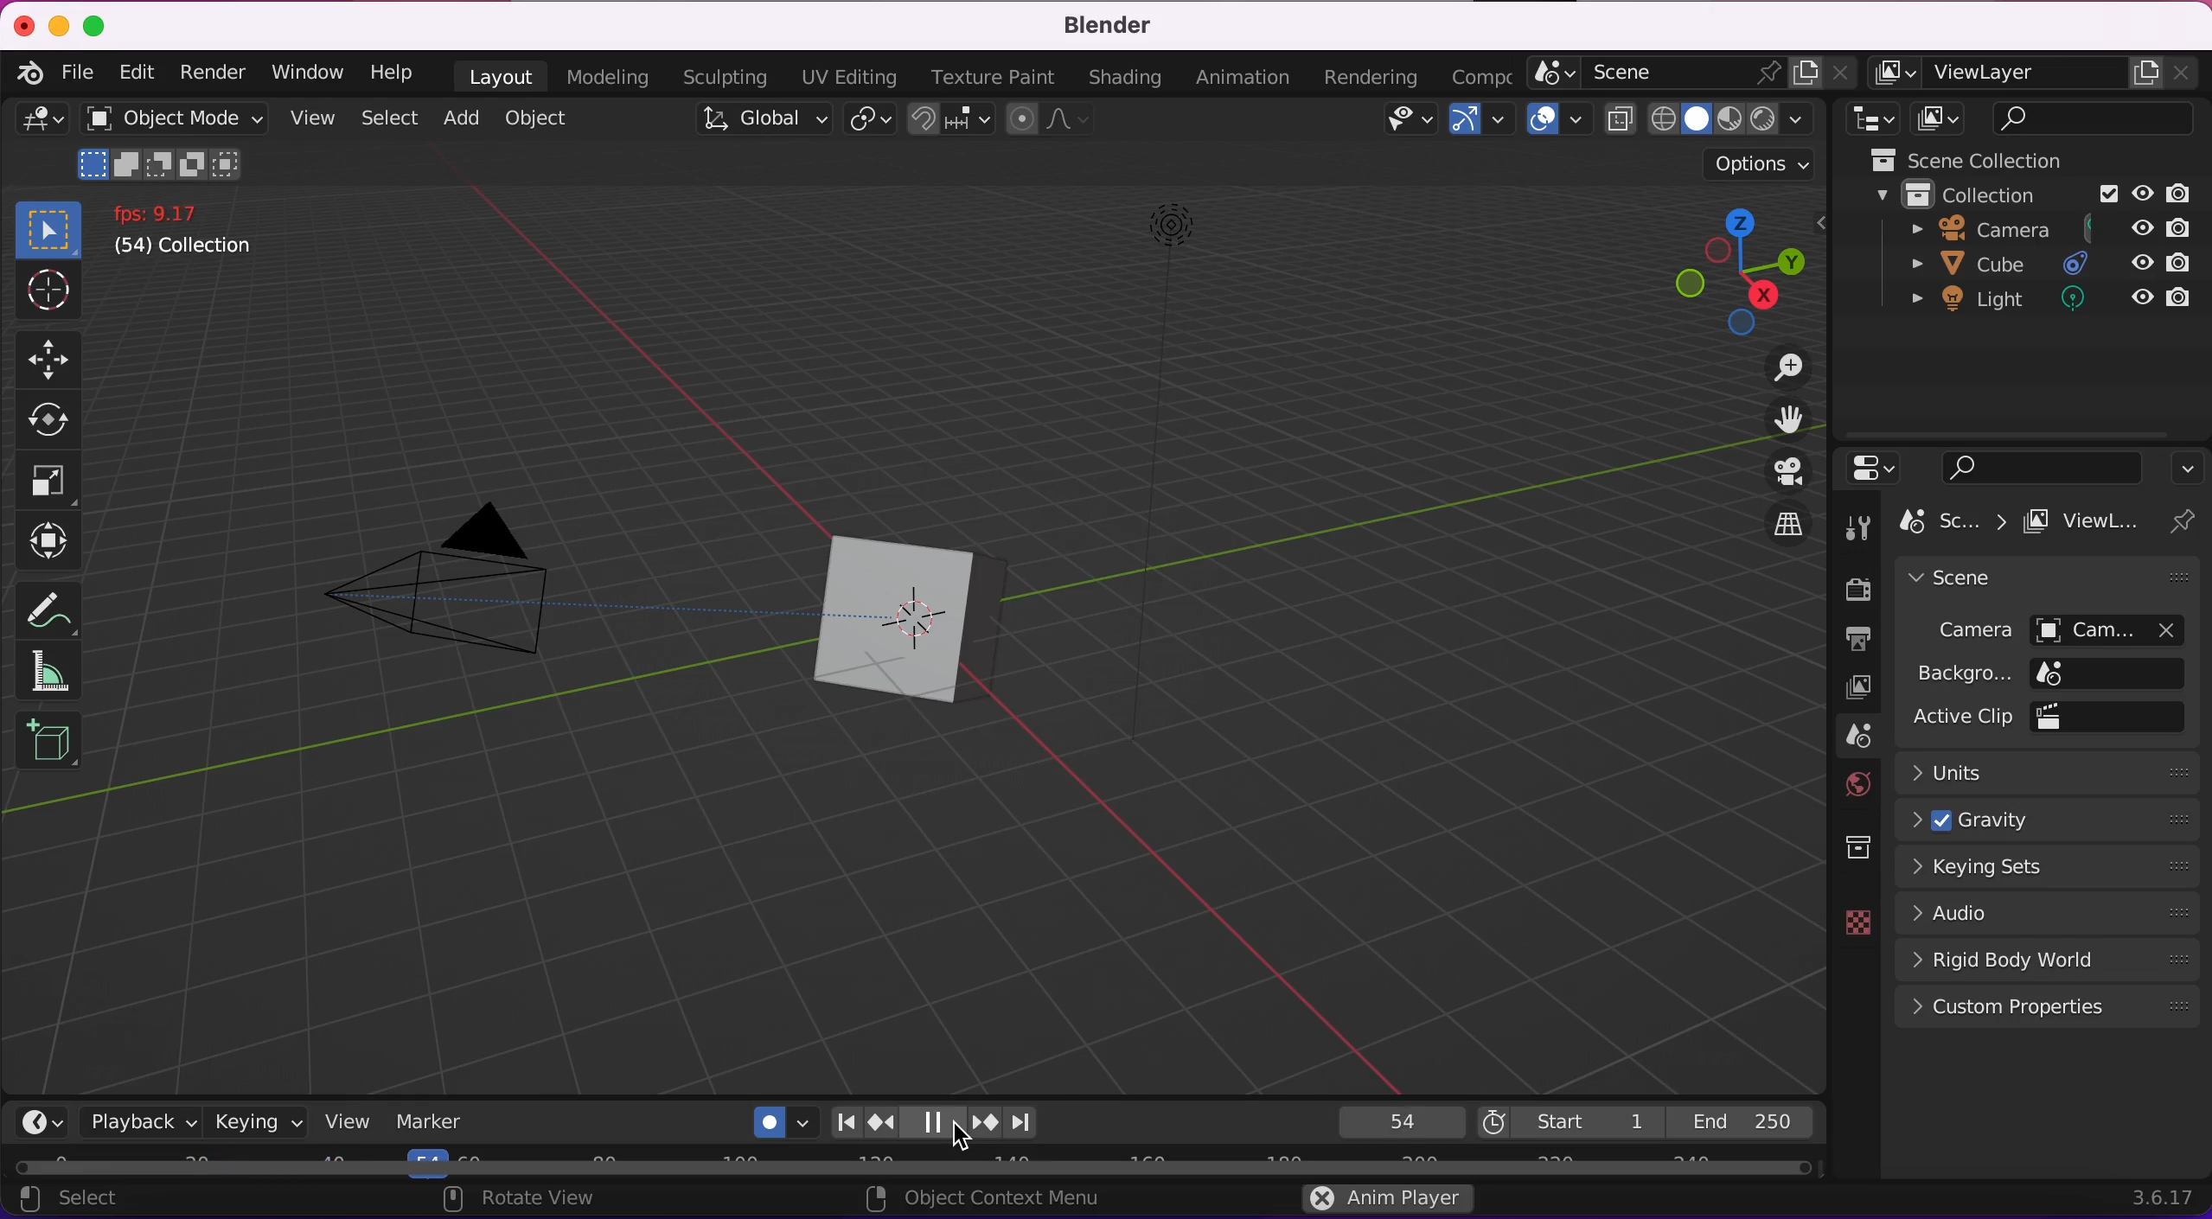 The width and height of the screenshot is (2212, 1219). Describe the element at coordinates (182, 249) in the screenshot. I see `(54) collection` at that location.